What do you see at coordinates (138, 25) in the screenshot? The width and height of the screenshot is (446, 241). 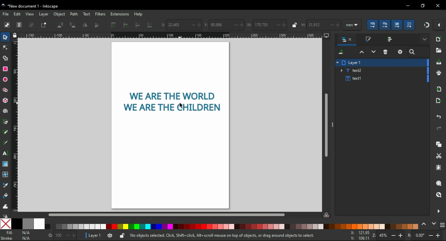 I see `lower` at bounding box center [138, 25].